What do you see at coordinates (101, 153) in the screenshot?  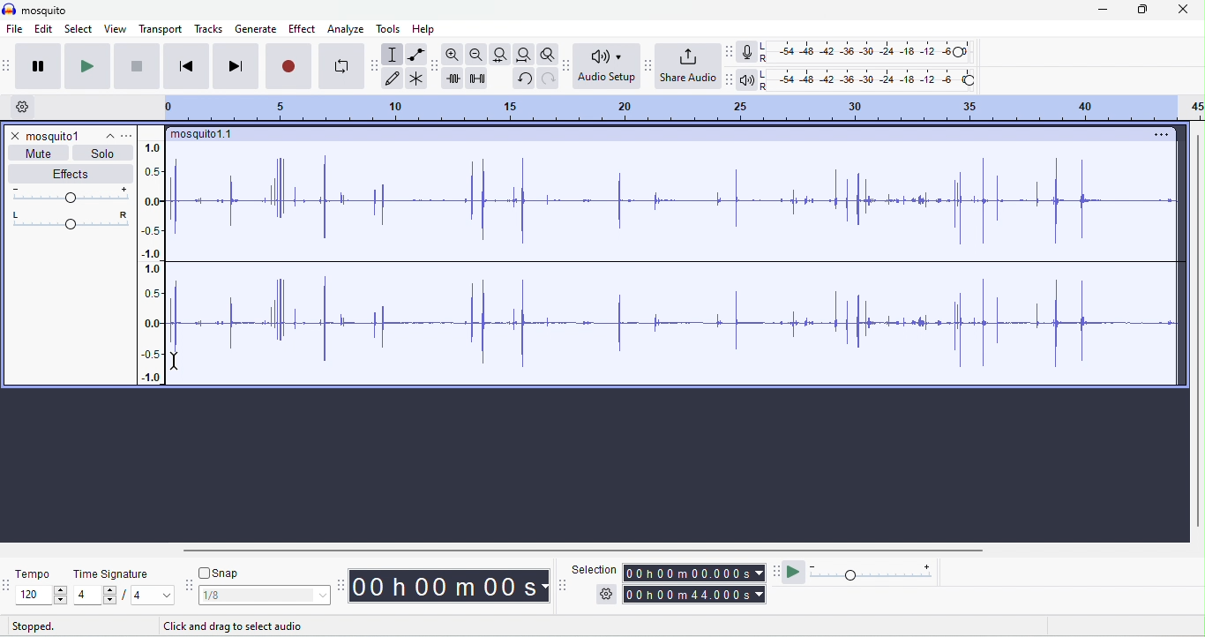 I see `solo` at bounding box center [101, 153].